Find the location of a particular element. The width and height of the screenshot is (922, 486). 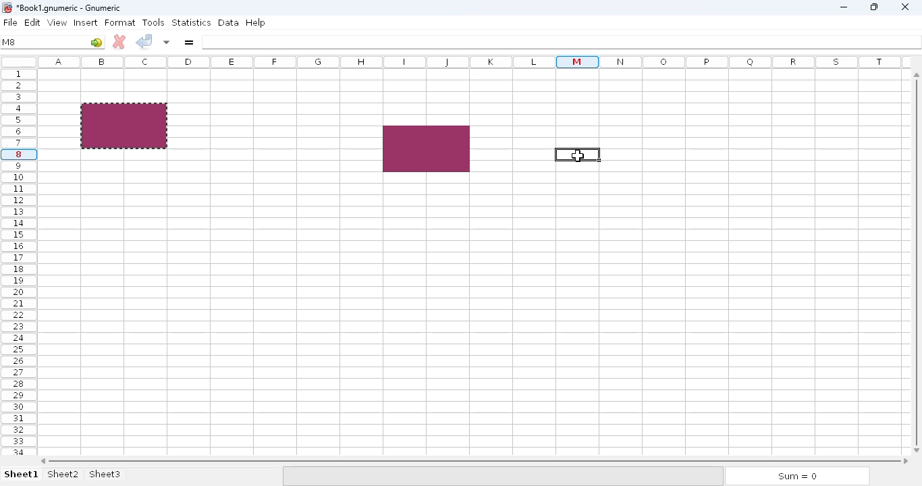

edit is located at coordinates (33, 22).